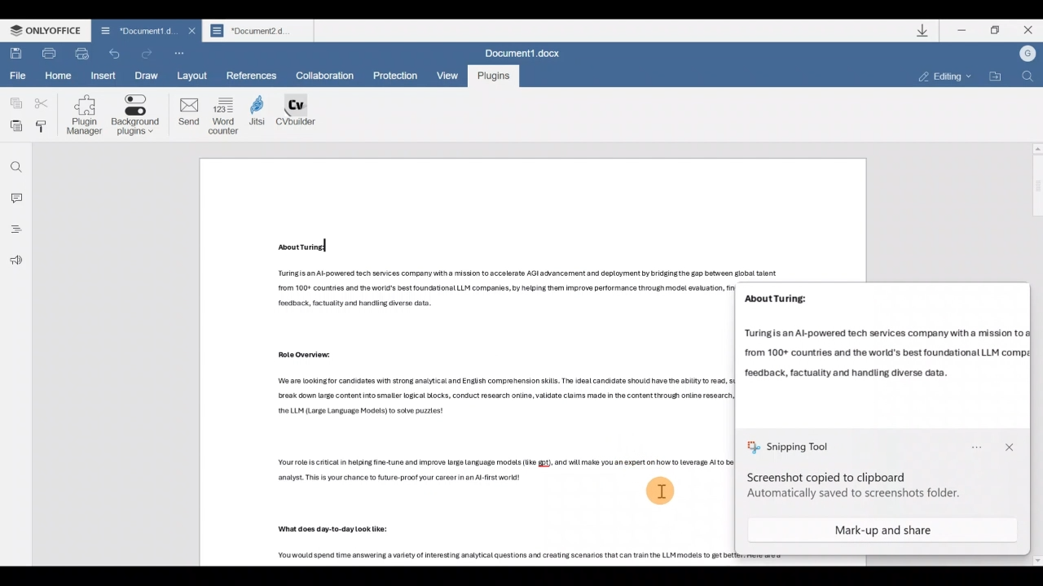 This screenshot has width=1043, height=586. Describe the element at coordinates (297, 113) in the screenshot. I see `CV builder` at that location.